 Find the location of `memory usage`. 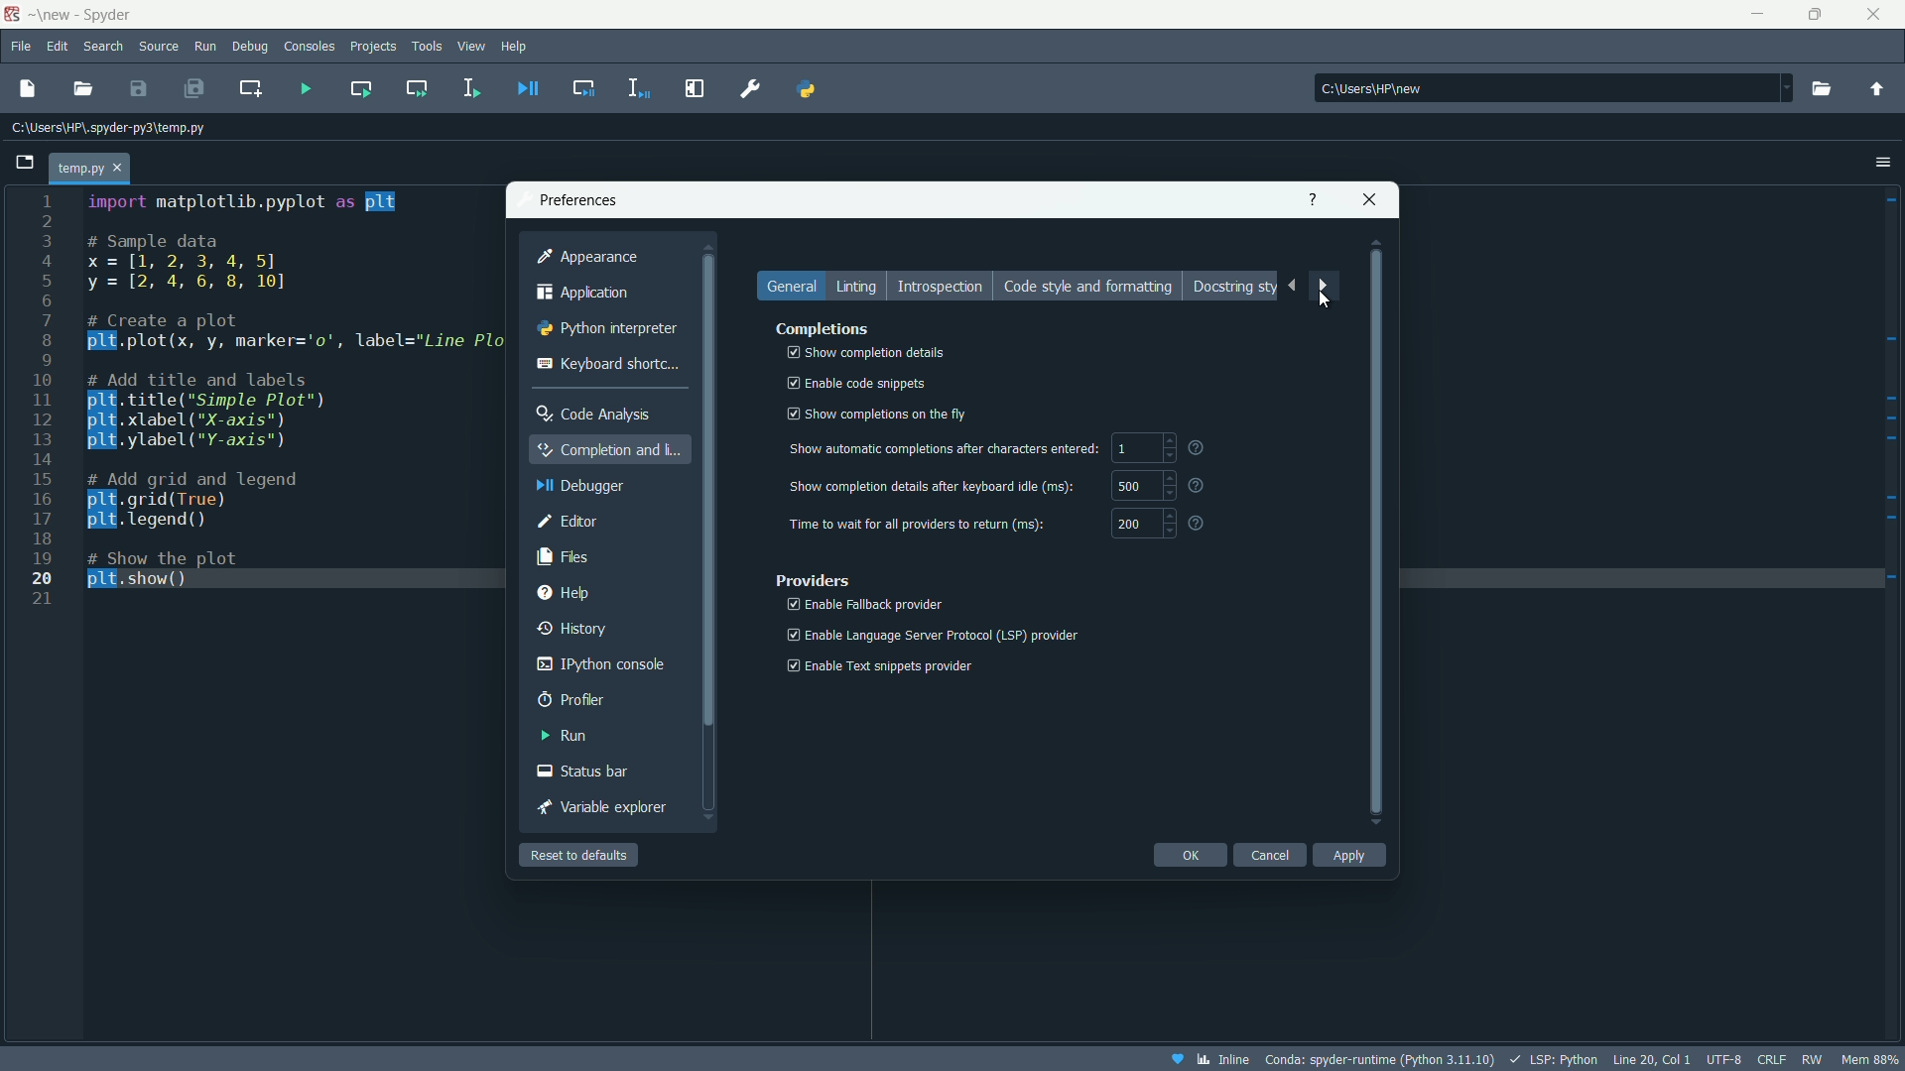

memory usage is located at coordinates (1874, 1059).